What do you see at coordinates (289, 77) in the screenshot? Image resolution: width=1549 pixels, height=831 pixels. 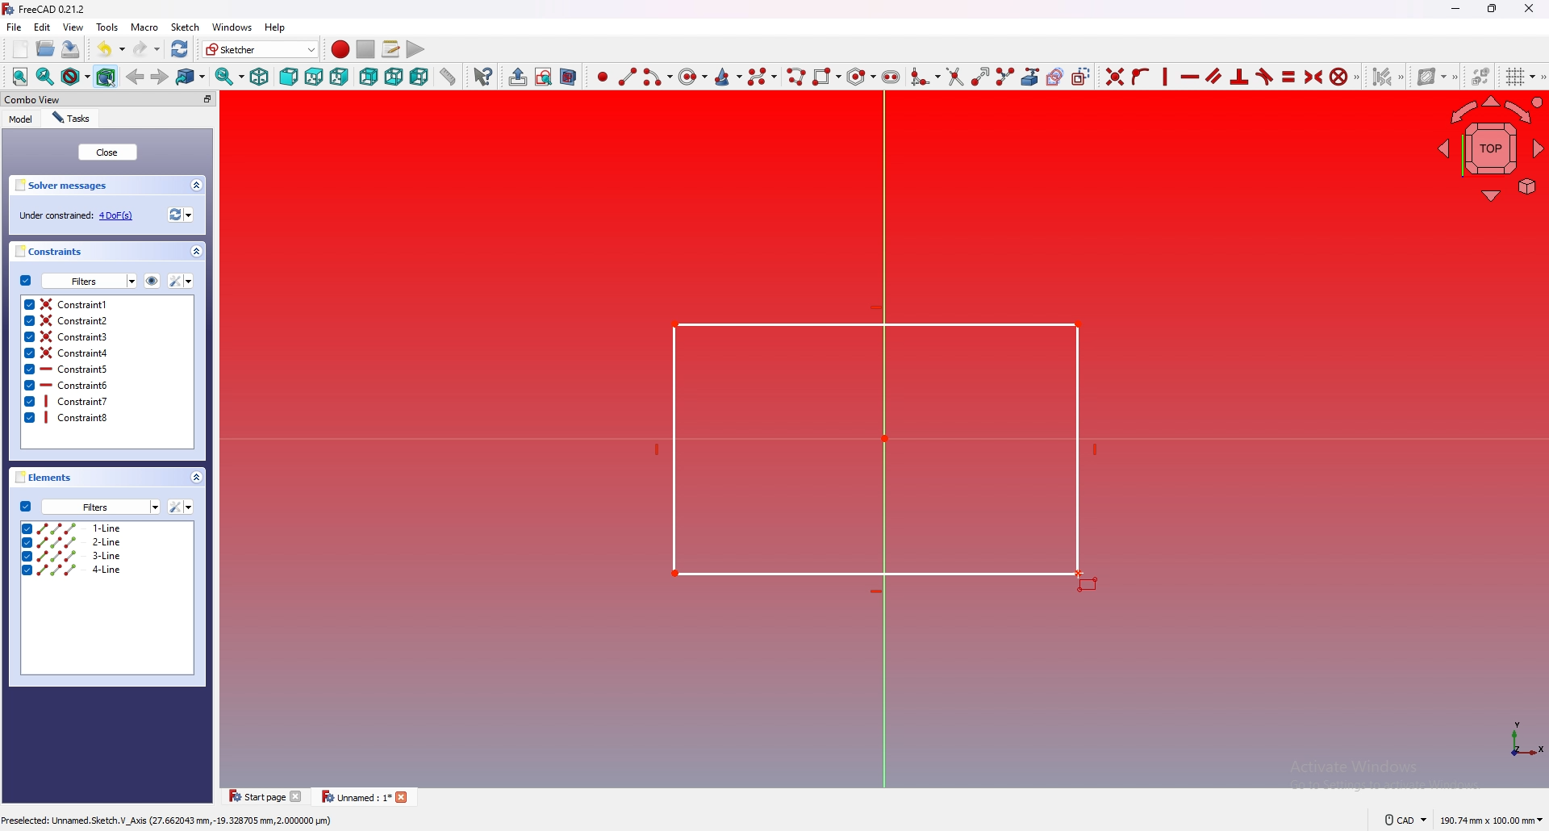 I see `front` at bounding box center [289, 77].